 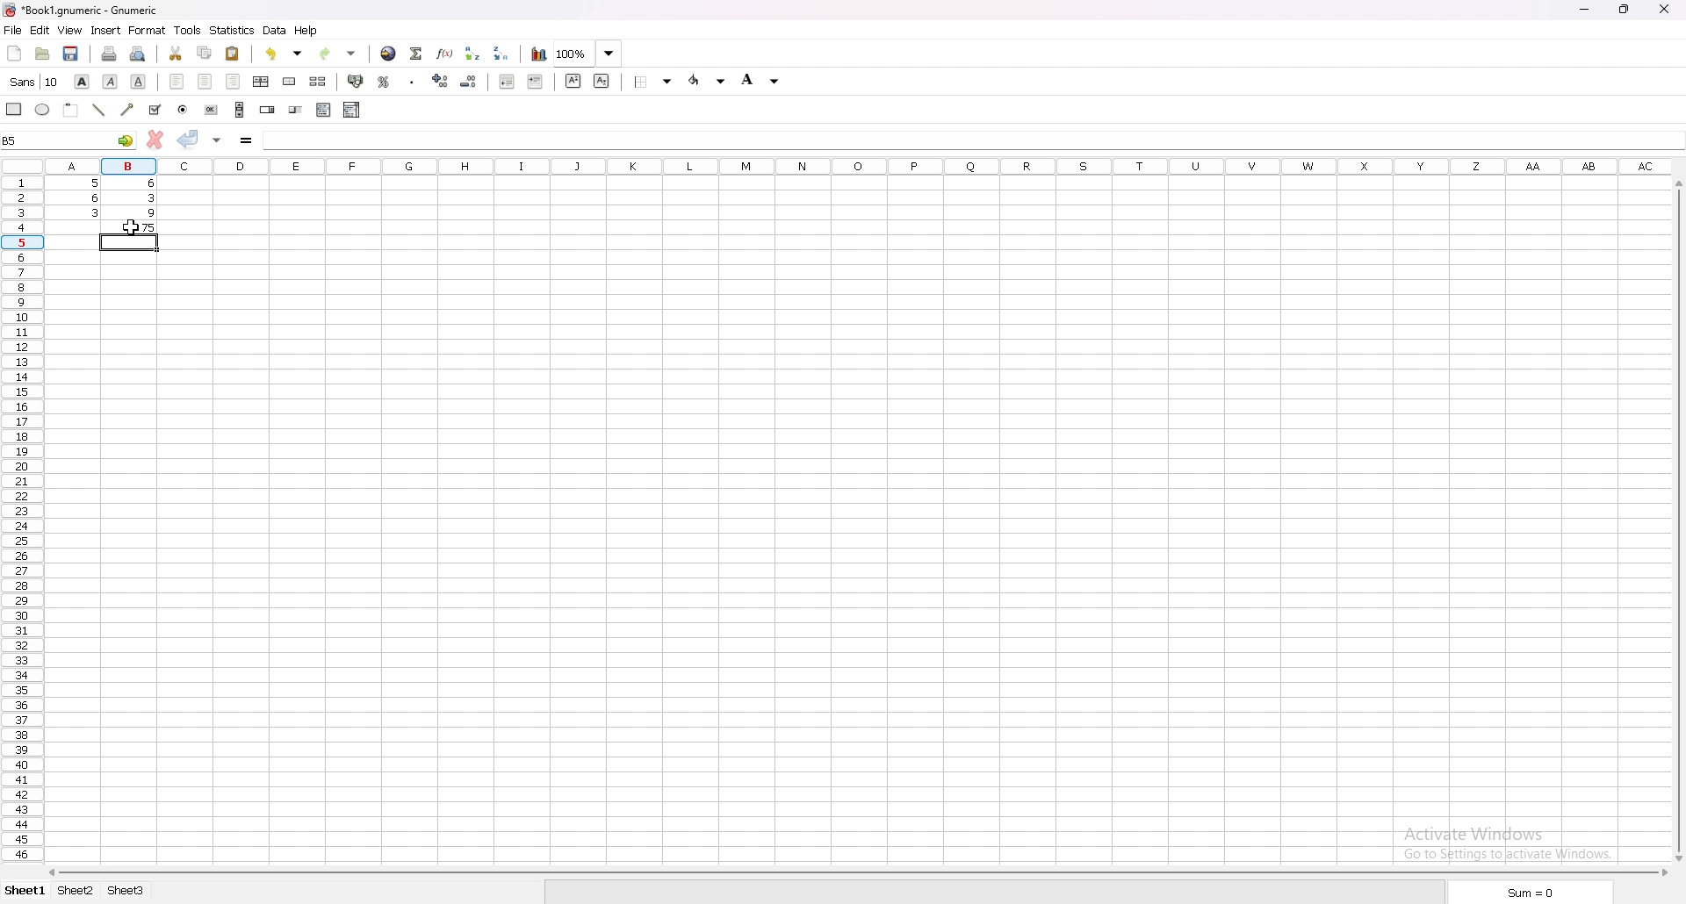 What do you see at coordinates (125, 890) in the screenshot?
I see `sheet` at bounding box center [125, 890].